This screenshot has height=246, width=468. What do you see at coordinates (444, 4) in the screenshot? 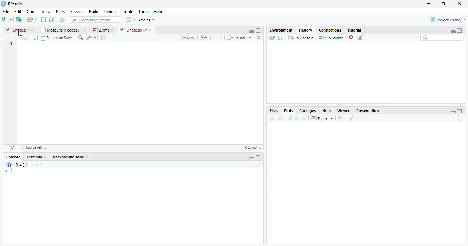
I see `Maximize` at bounding box center [444, 4].